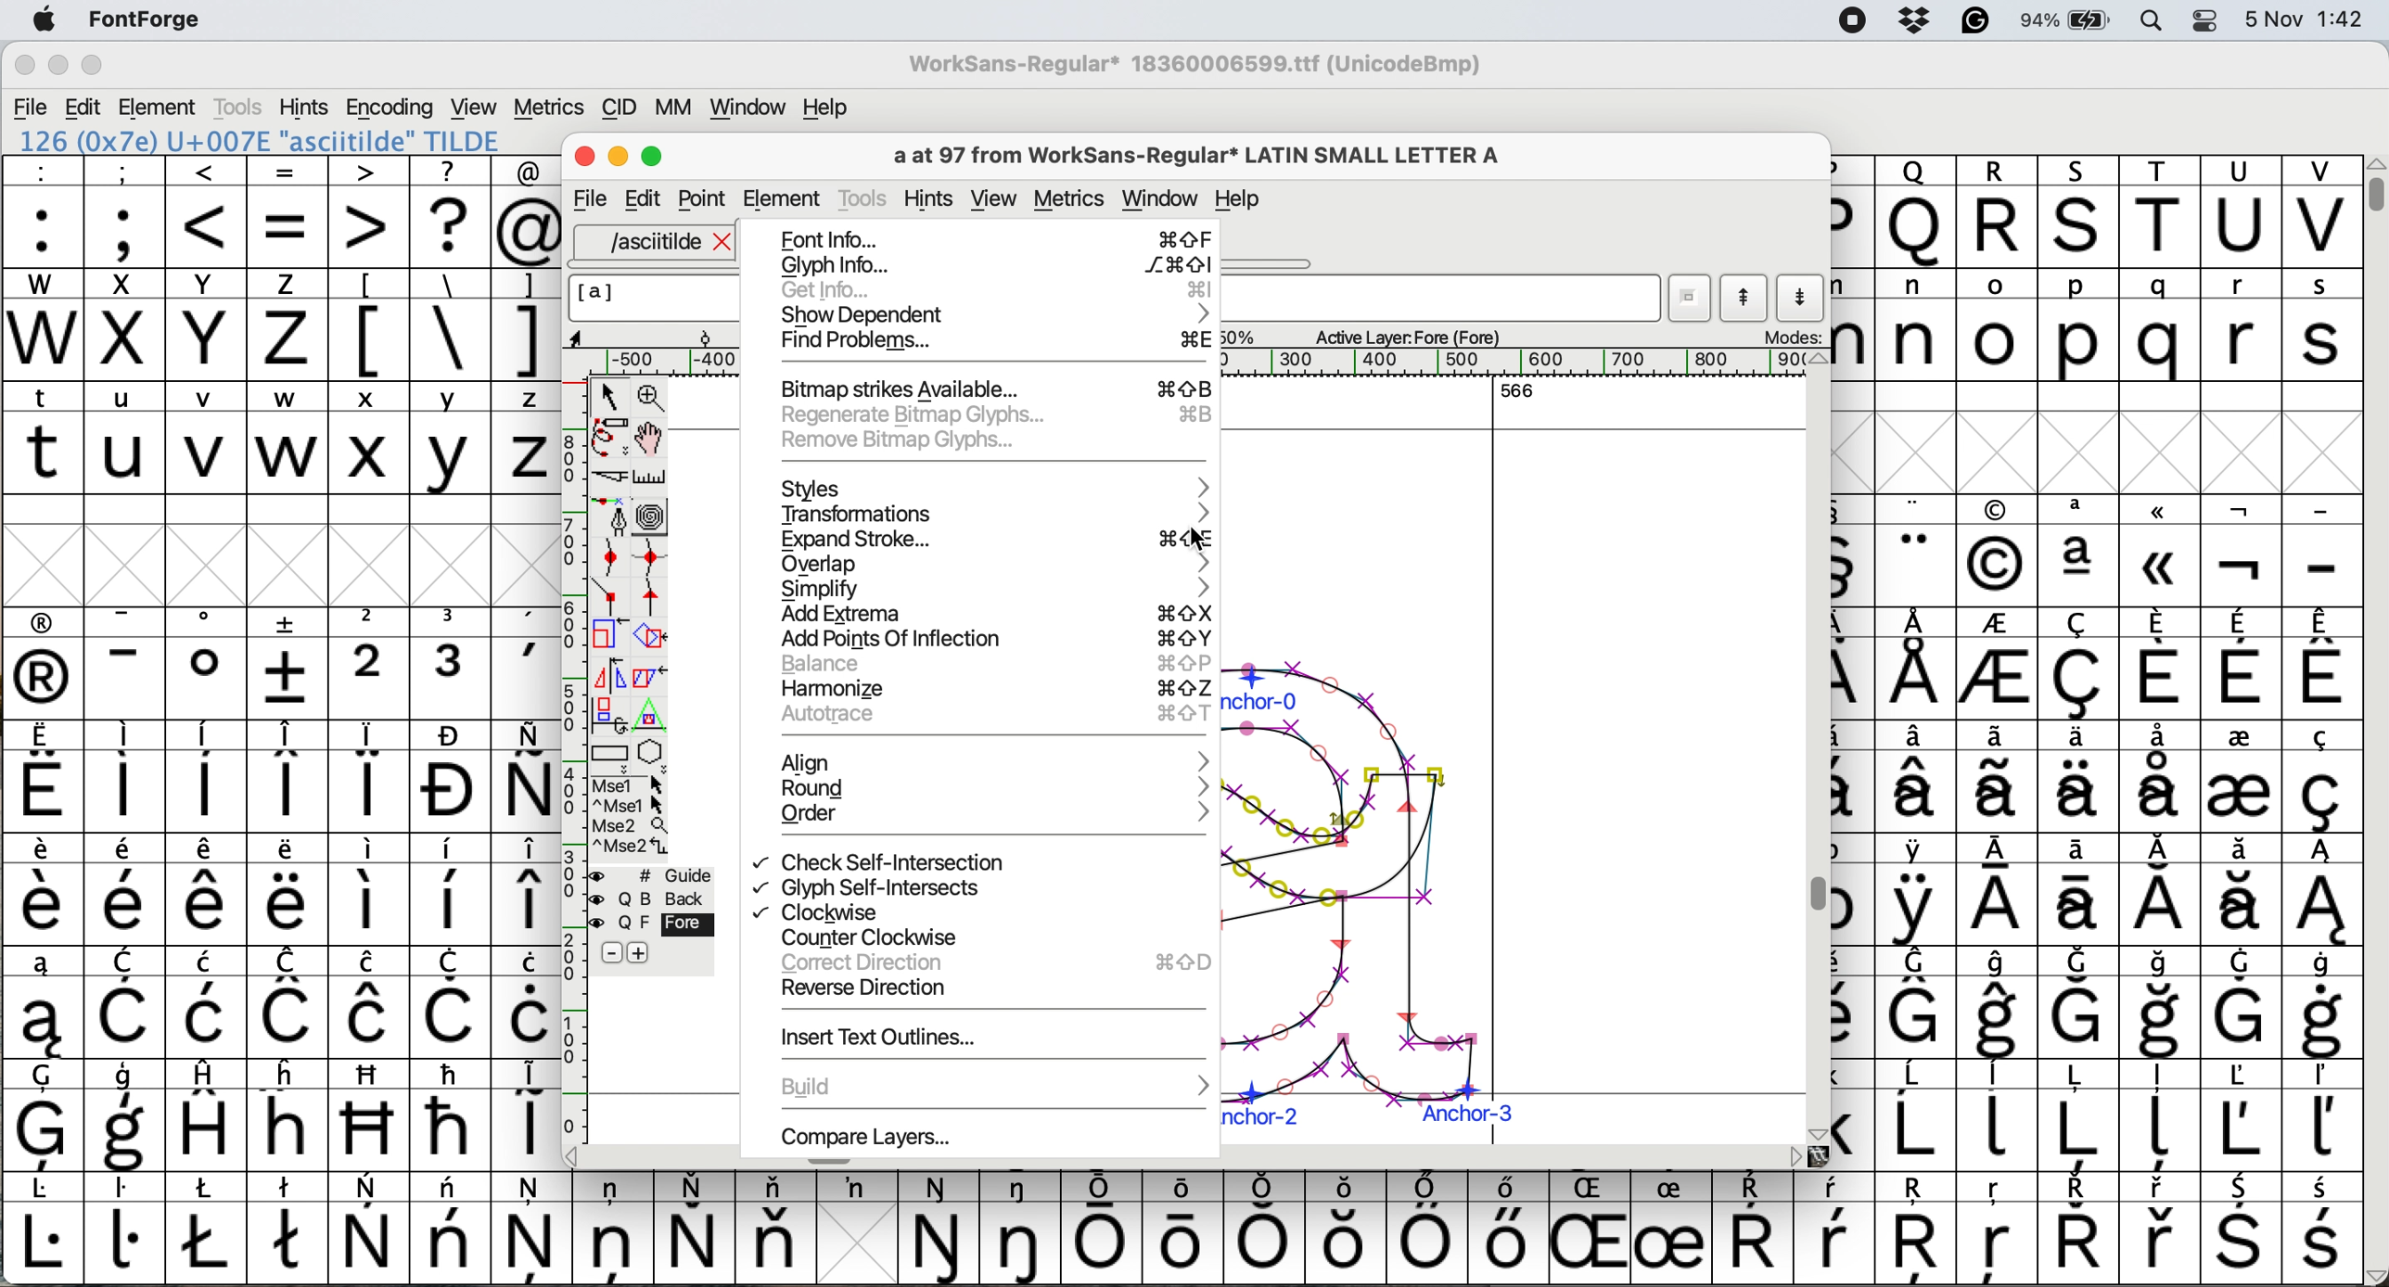 The image size is (2389, 1287). Describe the element at coordinates (1331, 708) in the screenshot. I see `a glyph` at that location.